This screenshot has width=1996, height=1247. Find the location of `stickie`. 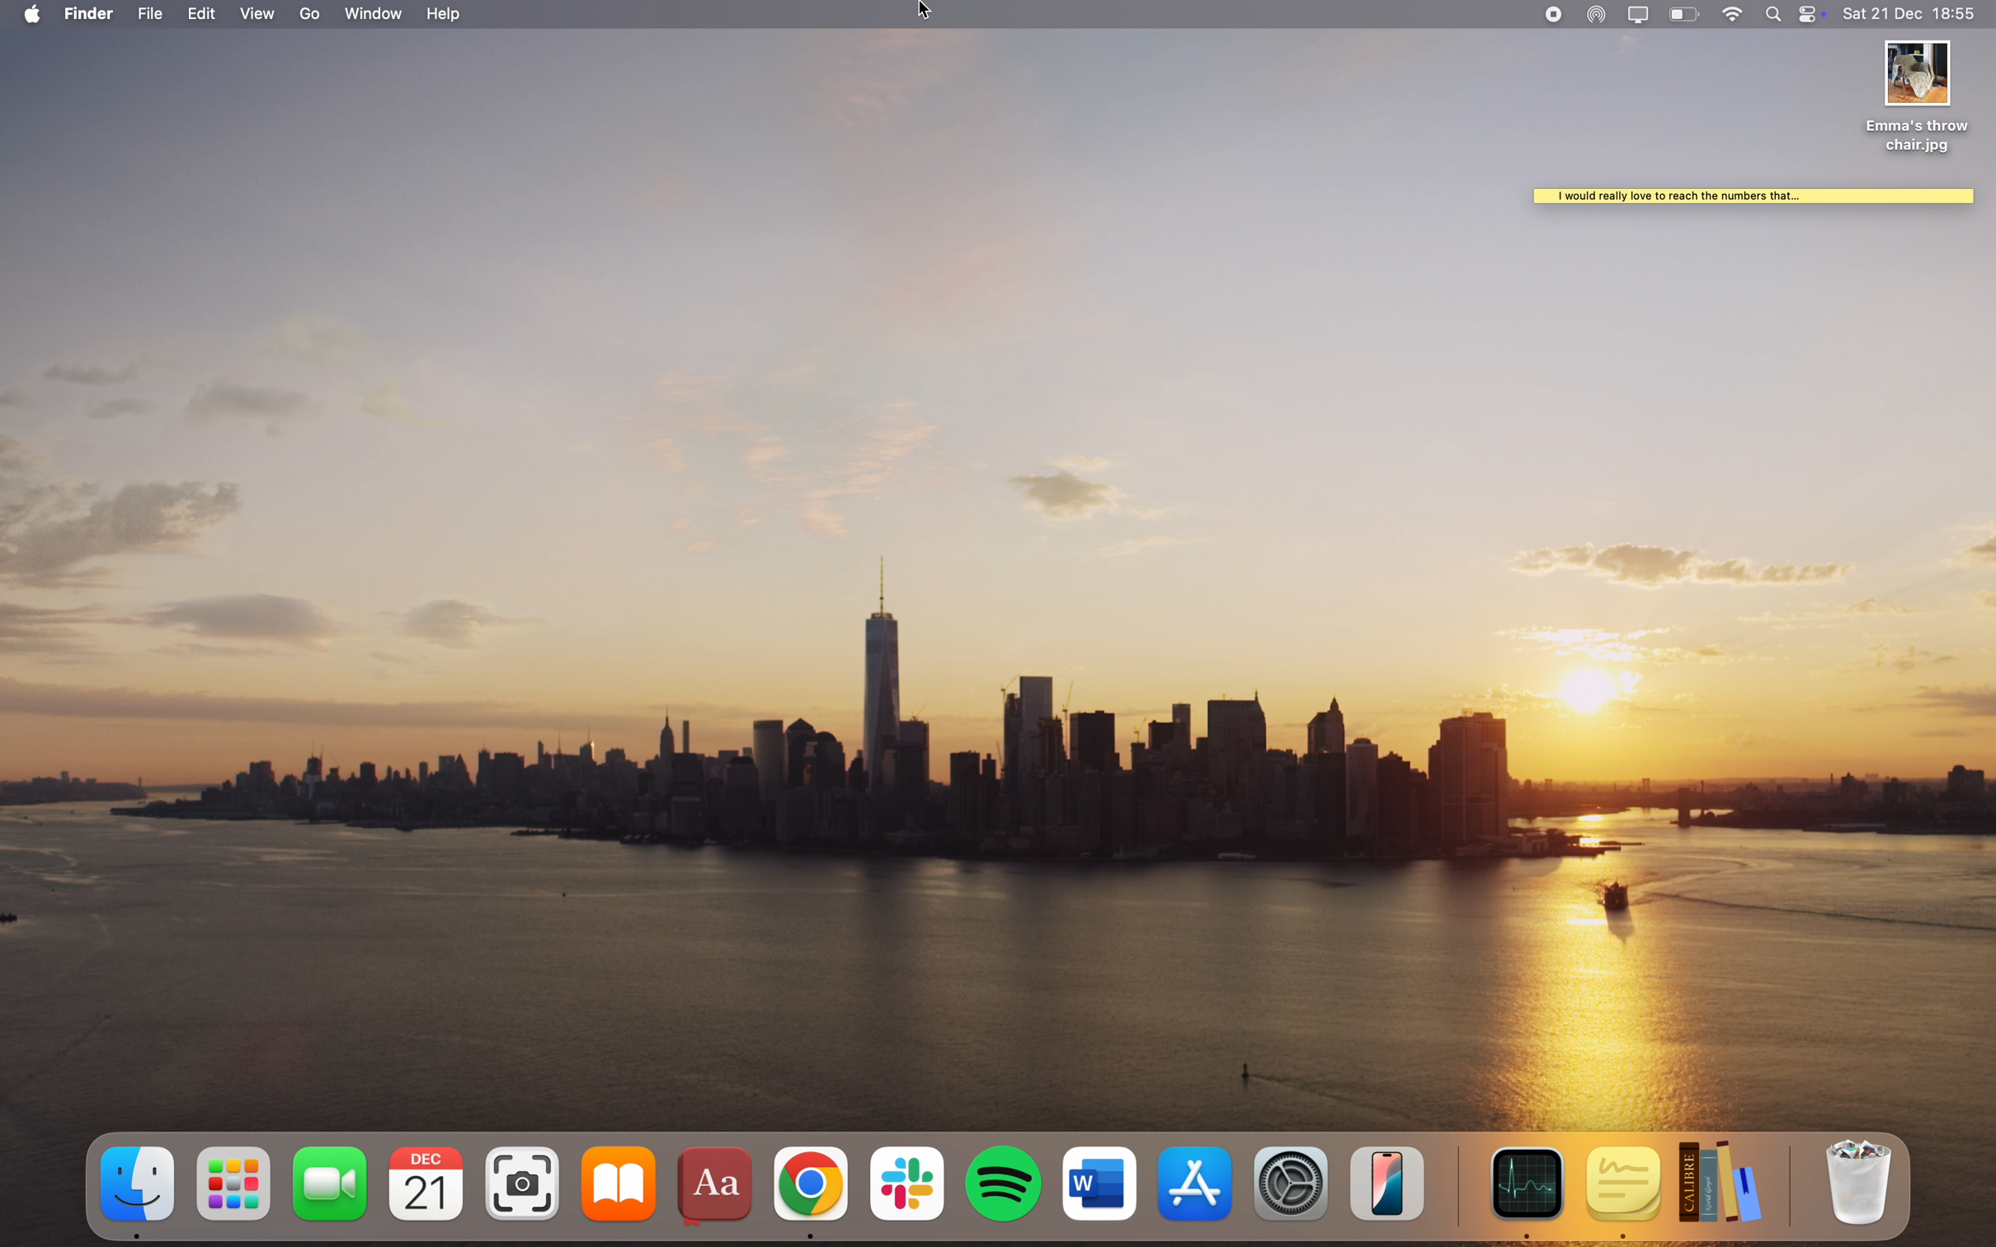

stickie is located at coordinates (1754, 200).